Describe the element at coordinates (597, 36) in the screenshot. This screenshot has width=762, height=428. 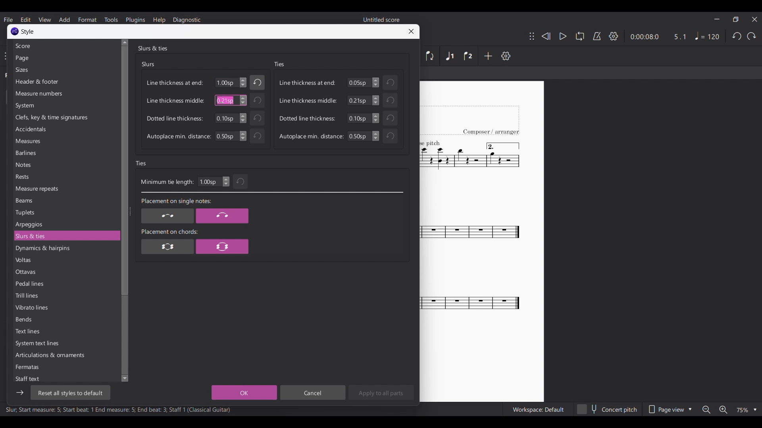
I see `Metronome` at that location.